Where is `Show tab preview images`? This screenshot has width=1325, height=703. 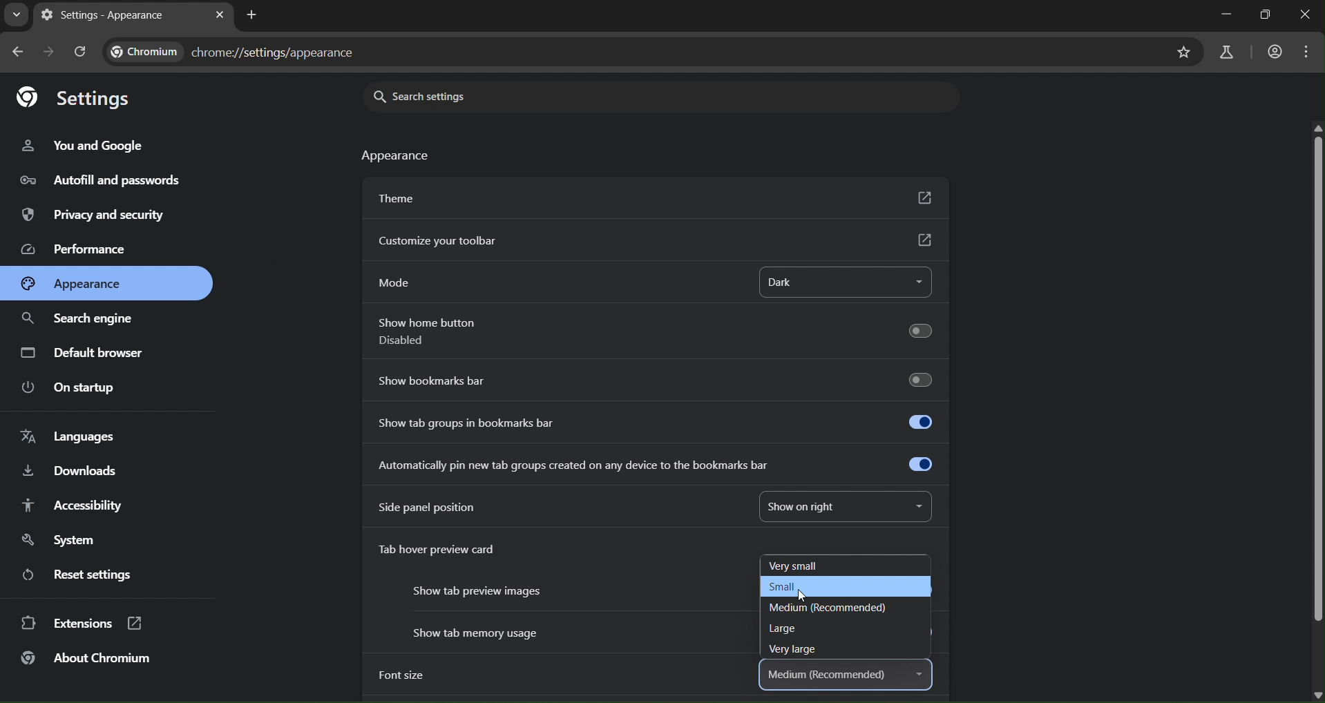
Show tab preview images is located at coordinates (479, 591).